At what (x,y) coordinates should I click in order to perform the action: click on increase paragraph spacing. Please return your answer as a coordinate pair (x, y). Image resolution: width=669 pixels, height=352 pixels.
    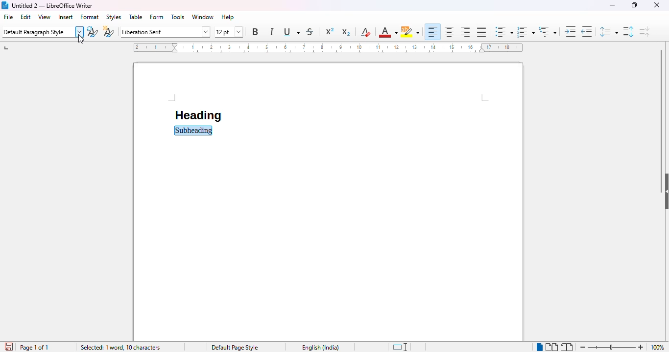
    Looking at the image, I should click on (628, 32).